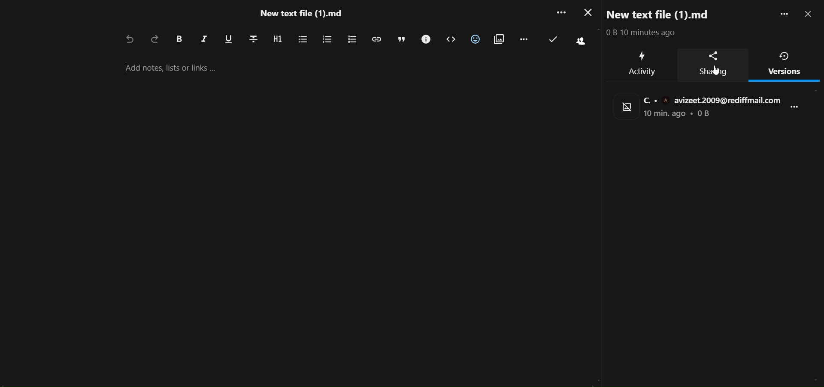 This screenshot has width=824, height=387. Describe the element at coordinates (643, 72) in the screenshot. I see `activity` at that location.